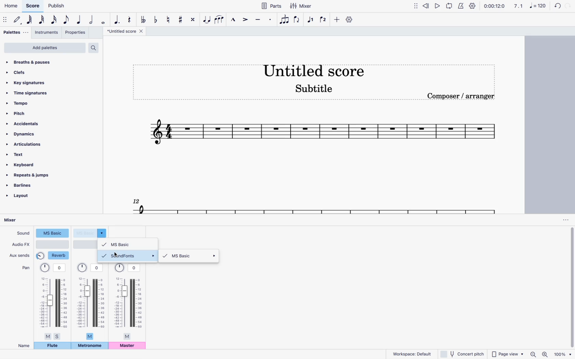 Image resolution: width=575 pixels, height=359 pixels. Describe the element at coordinates (50, 62) in the screenshot. I see `breaths & pauses` at that location.